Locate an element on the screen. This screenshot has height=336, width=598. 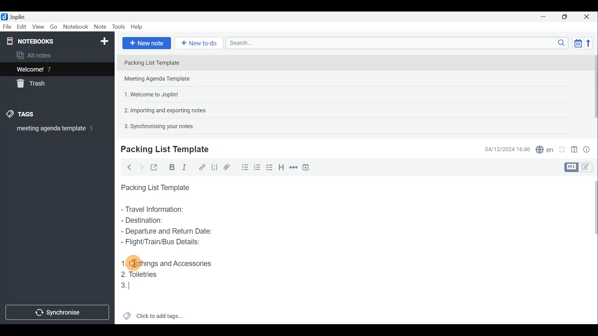
Forward is located at coordinates (140, 166).